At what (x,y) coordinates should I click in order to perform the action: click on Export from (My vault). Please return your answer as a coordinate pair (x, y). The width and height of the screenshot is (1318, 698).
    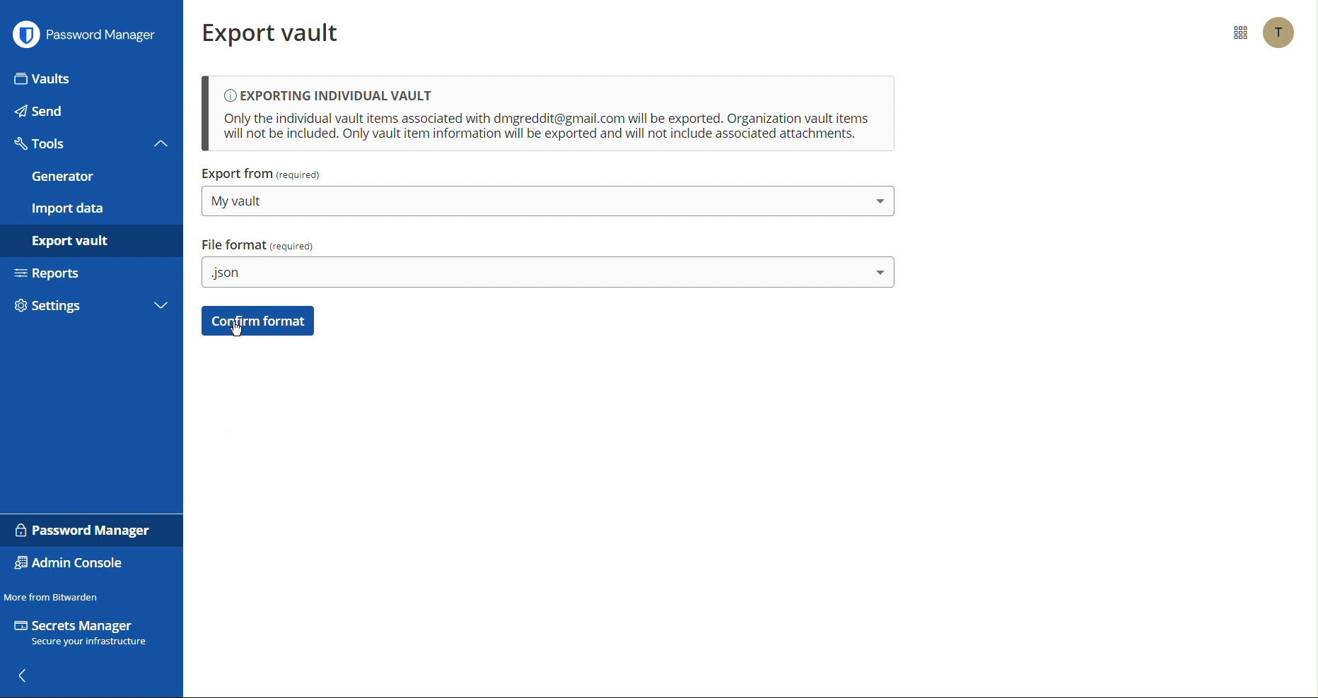
    Looking at the image, I should click on (264, 175).